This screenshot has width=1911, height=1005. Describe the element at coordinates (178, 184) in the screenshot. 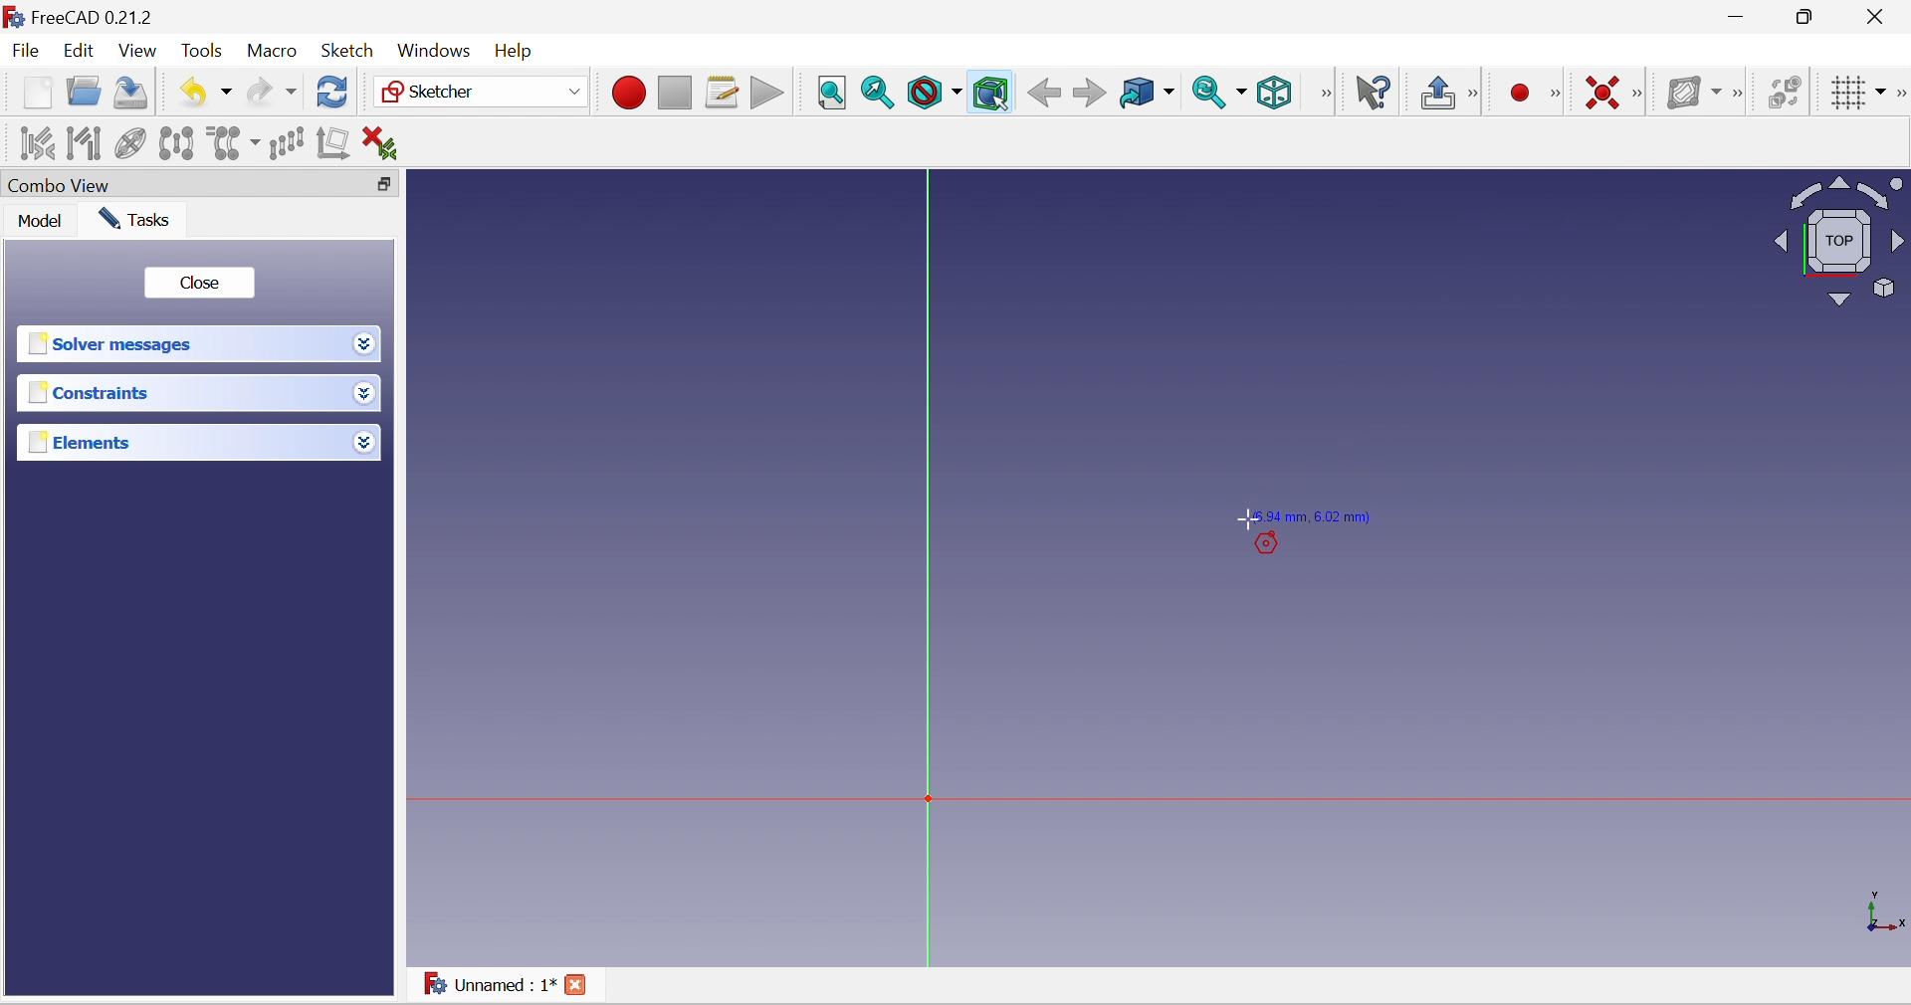

I see `Combo View` at that location.